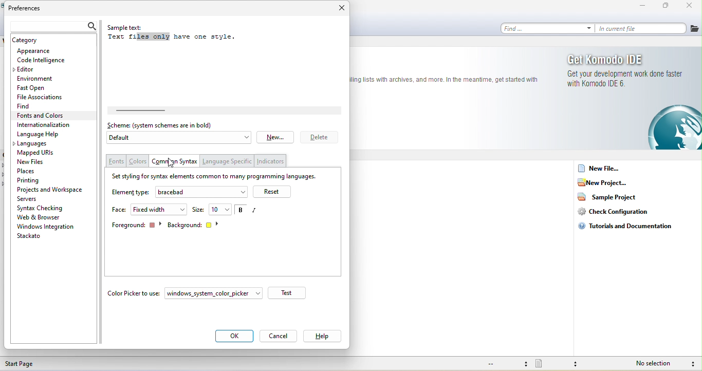 The height and width of the screenshot is (371, 702). I want to click on projects and workspace, so click(52, 190).